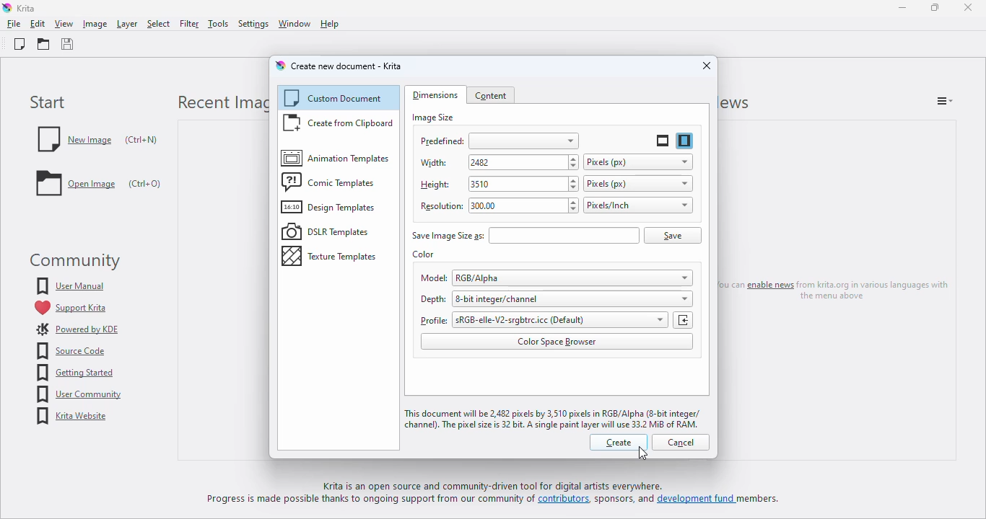 This screenshot has height=519, width=986. Describe the element at coordinates (571, 211) in the screenshot. I see `Decrease` at that location.